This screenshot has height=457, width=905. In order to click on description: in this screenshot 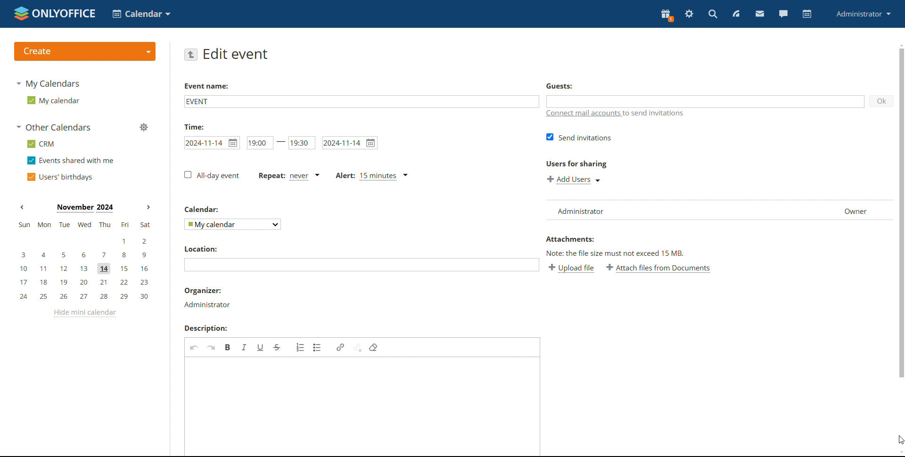, I will do `click(210, 328)`.